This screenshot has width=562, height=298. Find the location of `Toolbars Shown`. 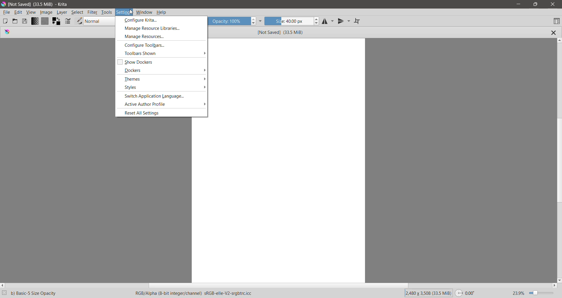

Toolbars Shown is located at coordinates (164, 53).